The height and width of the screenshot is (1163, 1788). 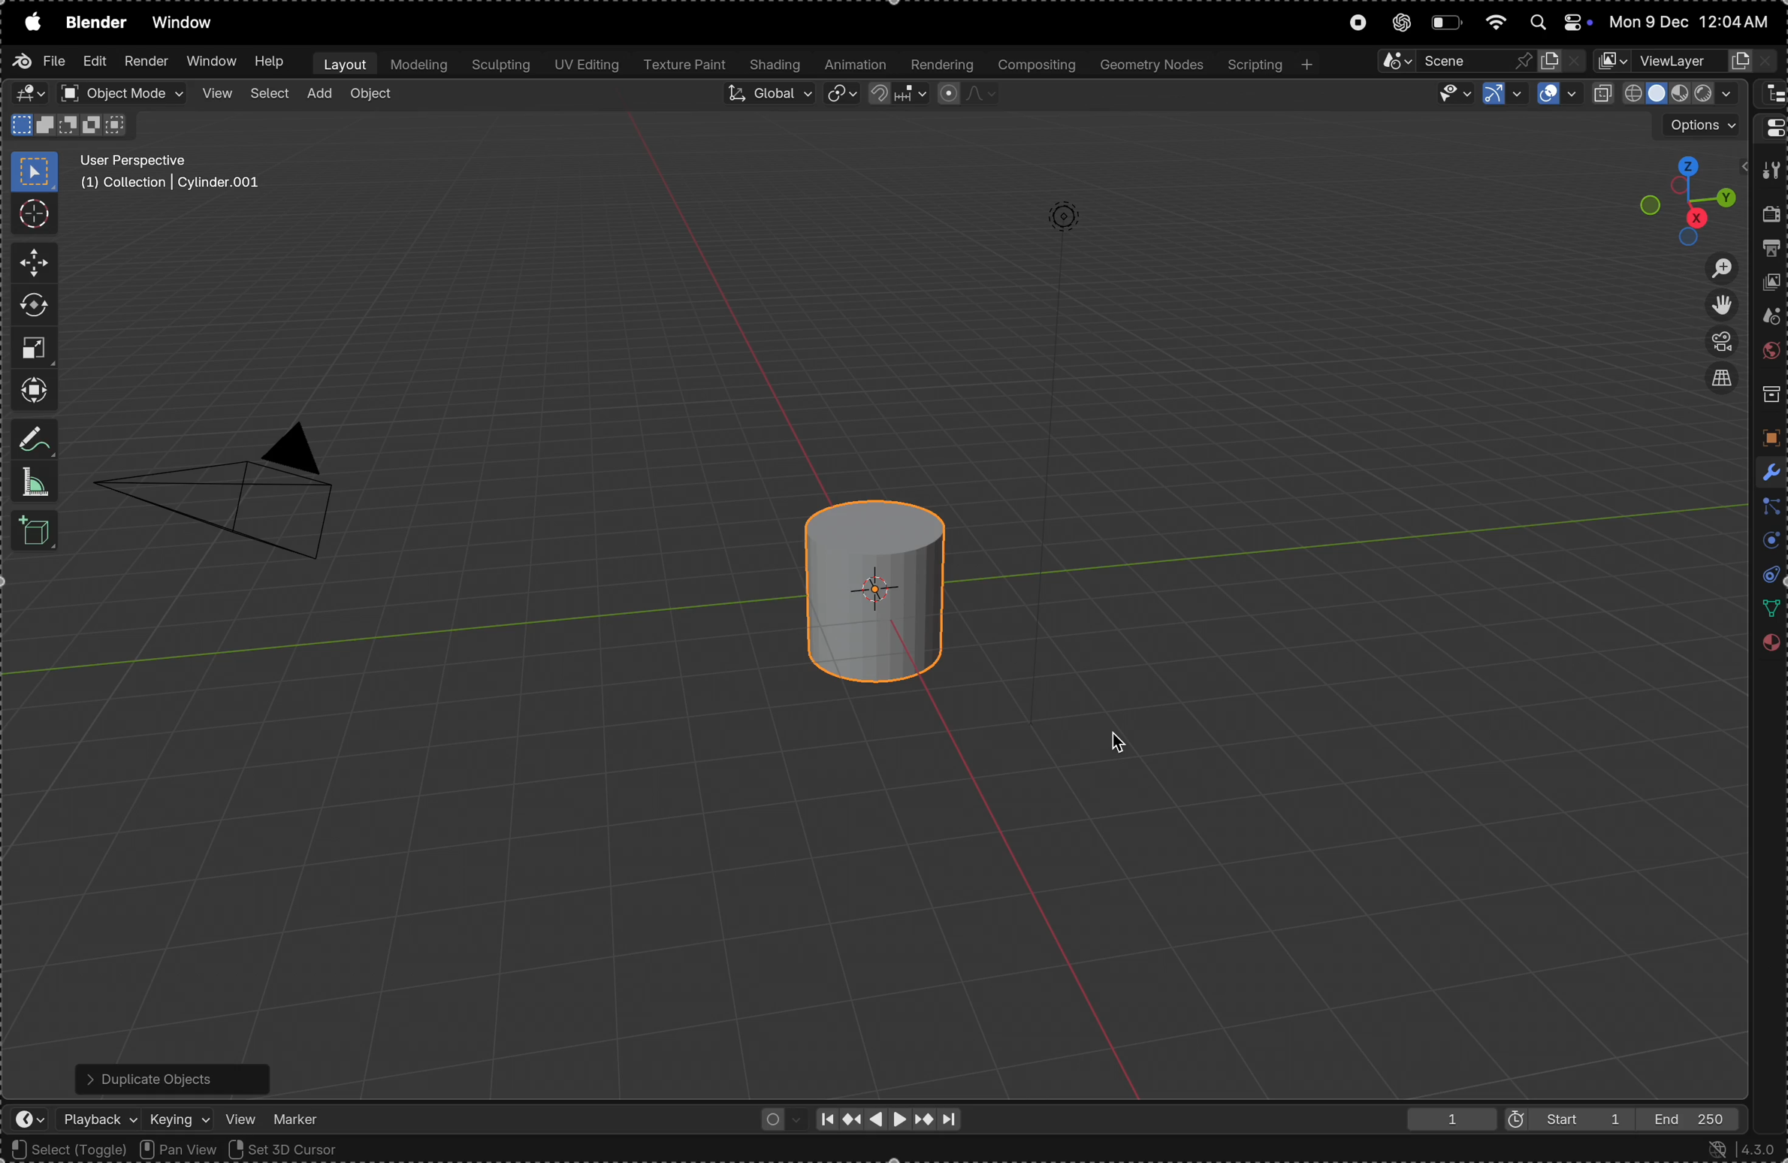 I want to click on worls, so click(x=1769, y=354).